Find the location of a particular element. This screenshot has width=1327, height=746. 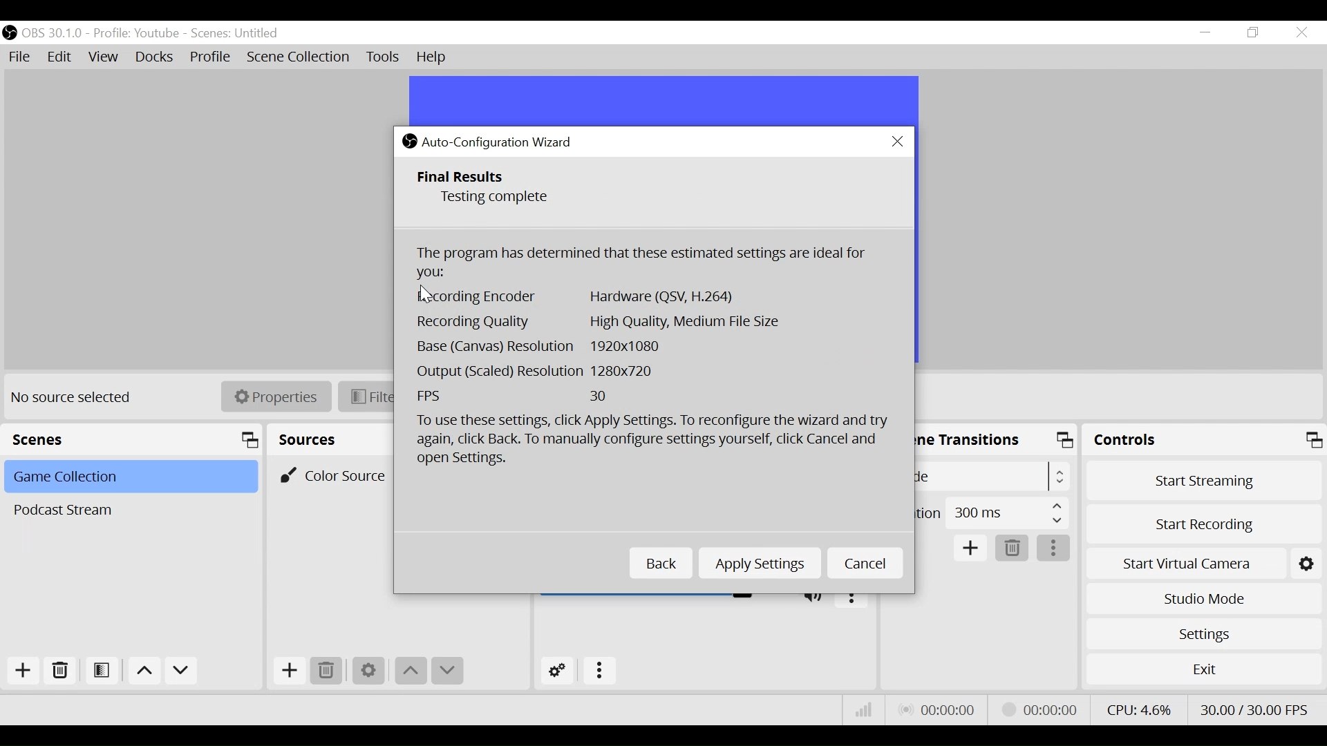

OBS Desktop icon is located at coordinates (10, 32).